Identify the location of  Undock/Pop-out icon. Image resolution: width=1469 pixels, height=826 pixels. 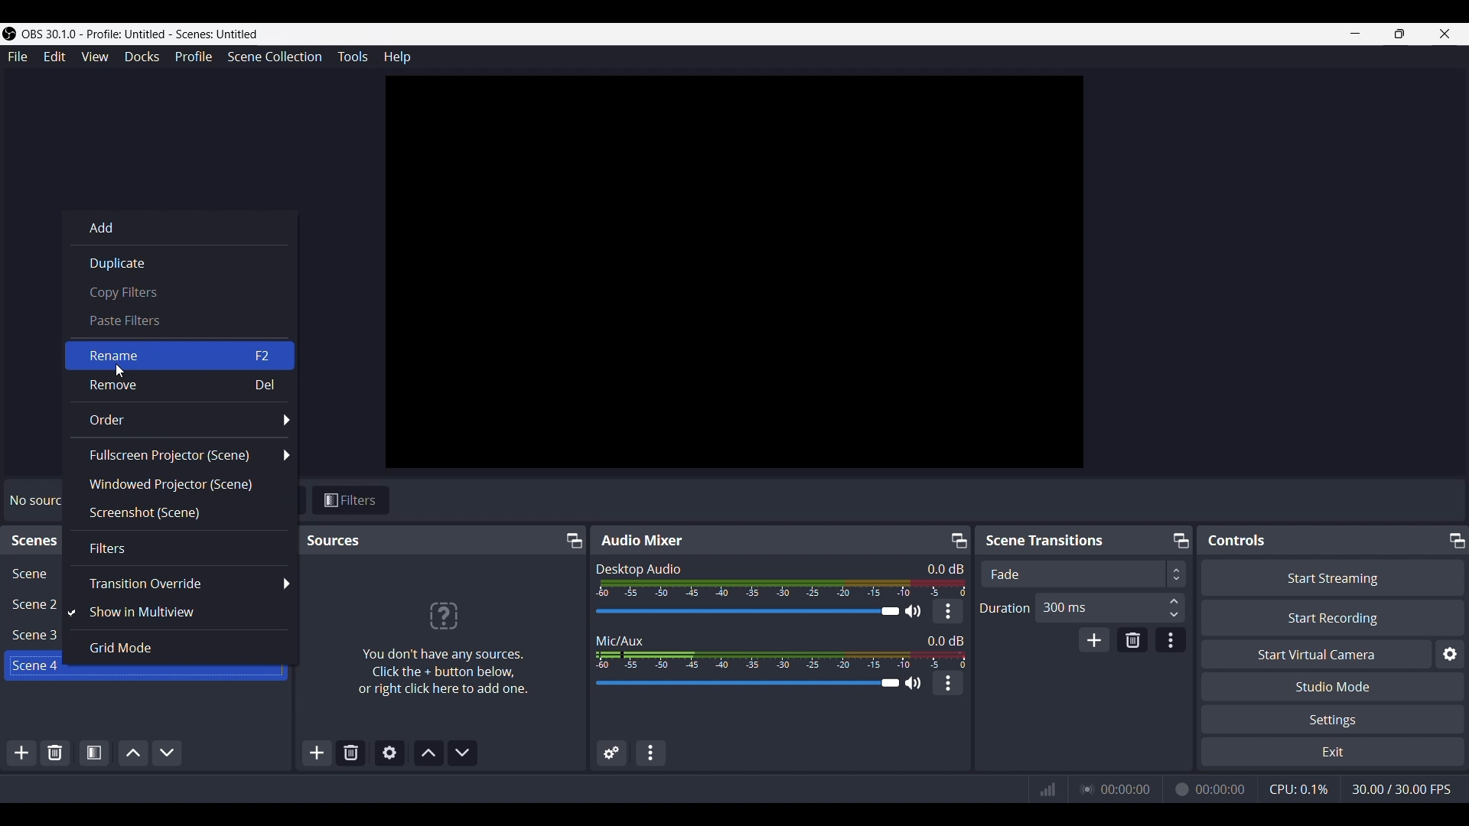
(1454, 538).